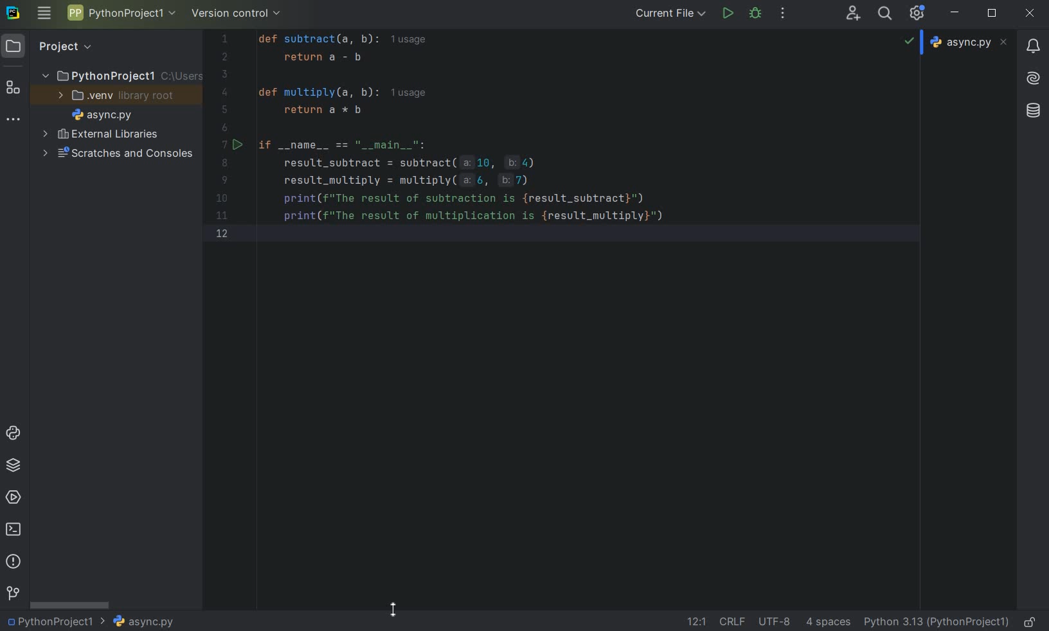  I want to click on line separtor, so click(731, 621).